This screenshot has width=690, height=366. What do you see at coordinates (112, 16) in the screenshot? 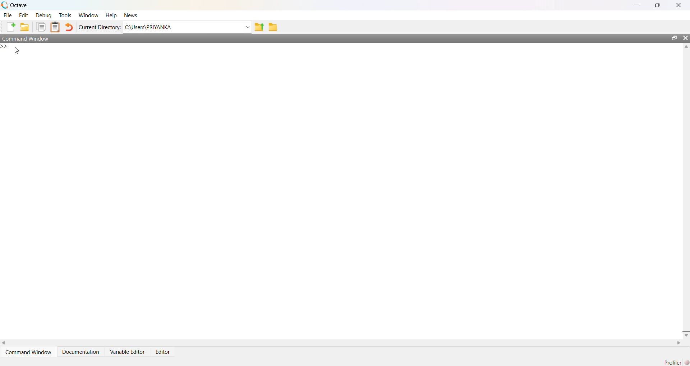
I see `help` at bounding box center [112, 16].